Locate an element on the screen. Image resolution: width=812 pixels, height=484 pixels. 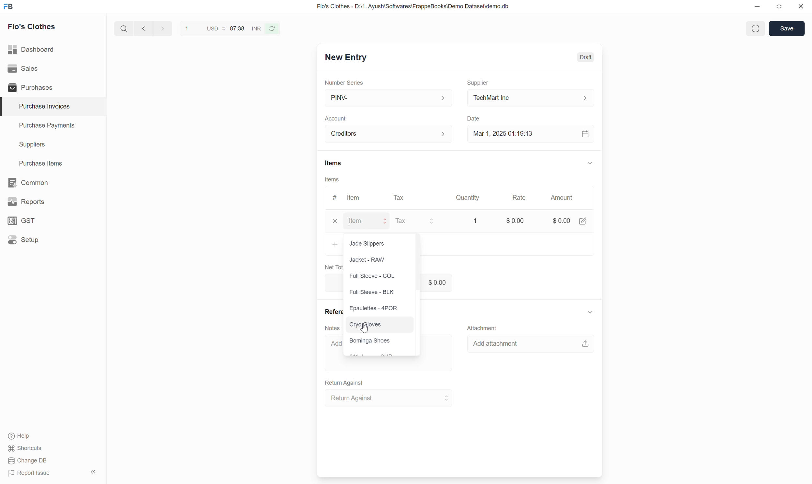
Change DB is located at coordinates (27, 461).